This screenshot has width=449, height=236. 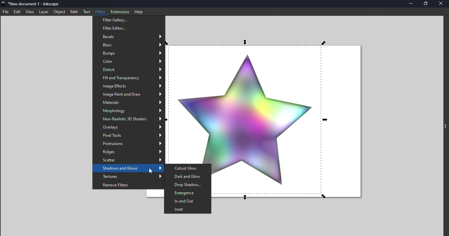 I want to click on Image paint and Draw, so click(x=128, y=94).